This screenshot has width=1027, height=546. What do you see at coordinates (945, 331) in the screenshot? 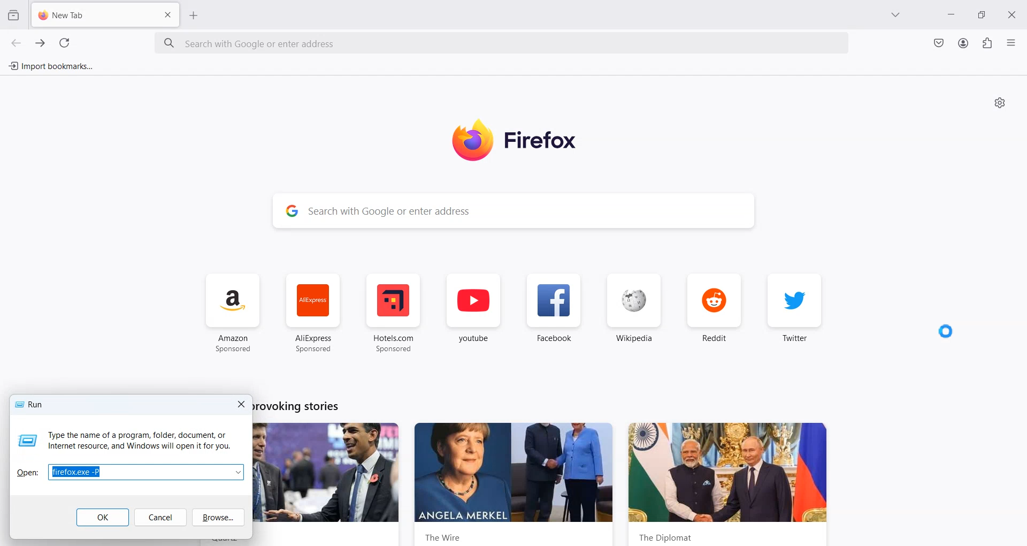
I see `Cursor` at bounding box center [945, 331].